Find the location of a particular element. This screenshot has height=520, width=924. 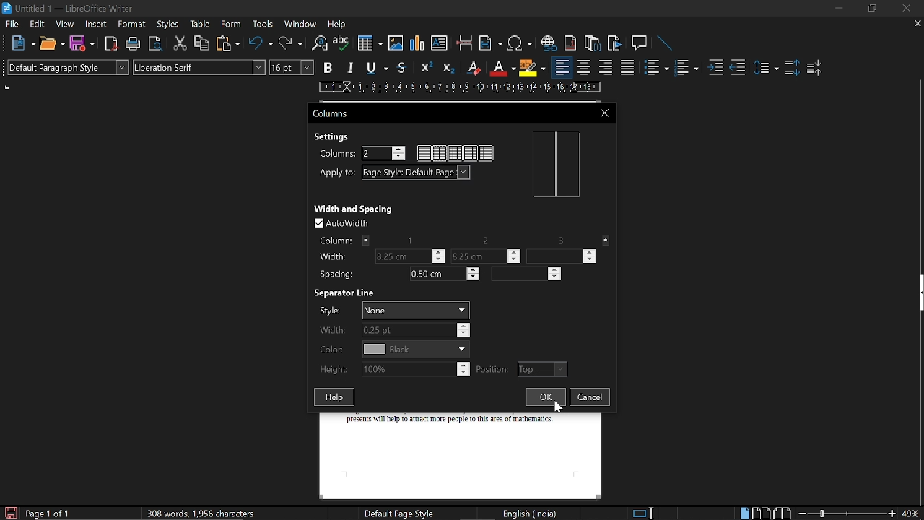

Eraser is located at coordinates (472, 68).